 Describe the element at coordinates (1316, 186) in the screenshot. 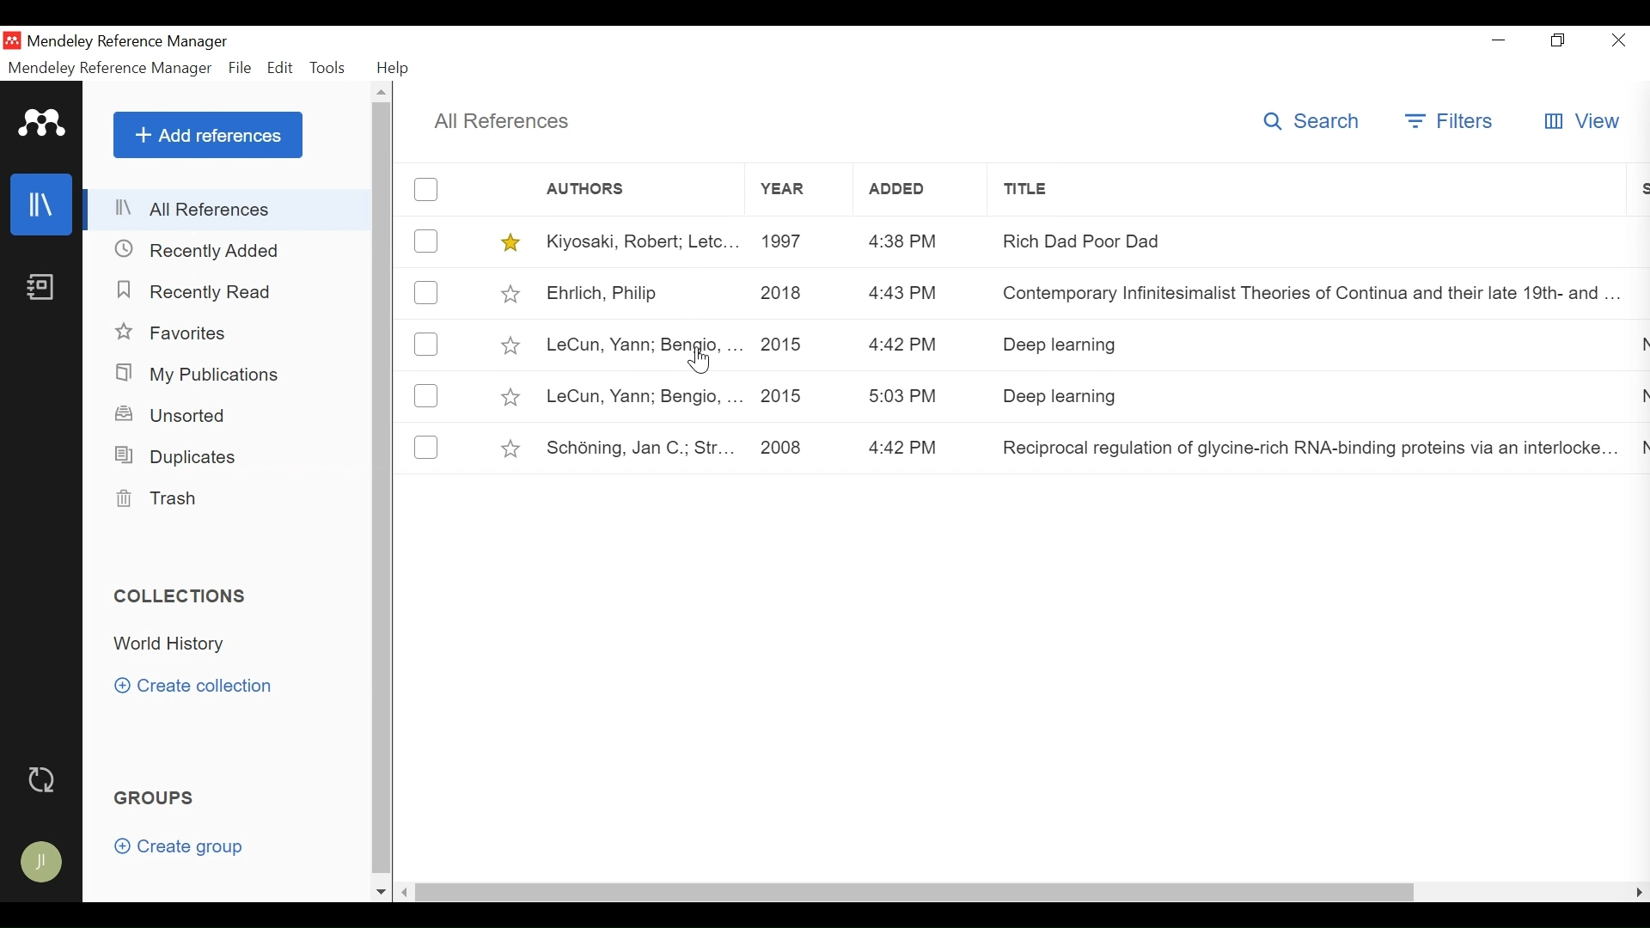

I see `Title` at that location.